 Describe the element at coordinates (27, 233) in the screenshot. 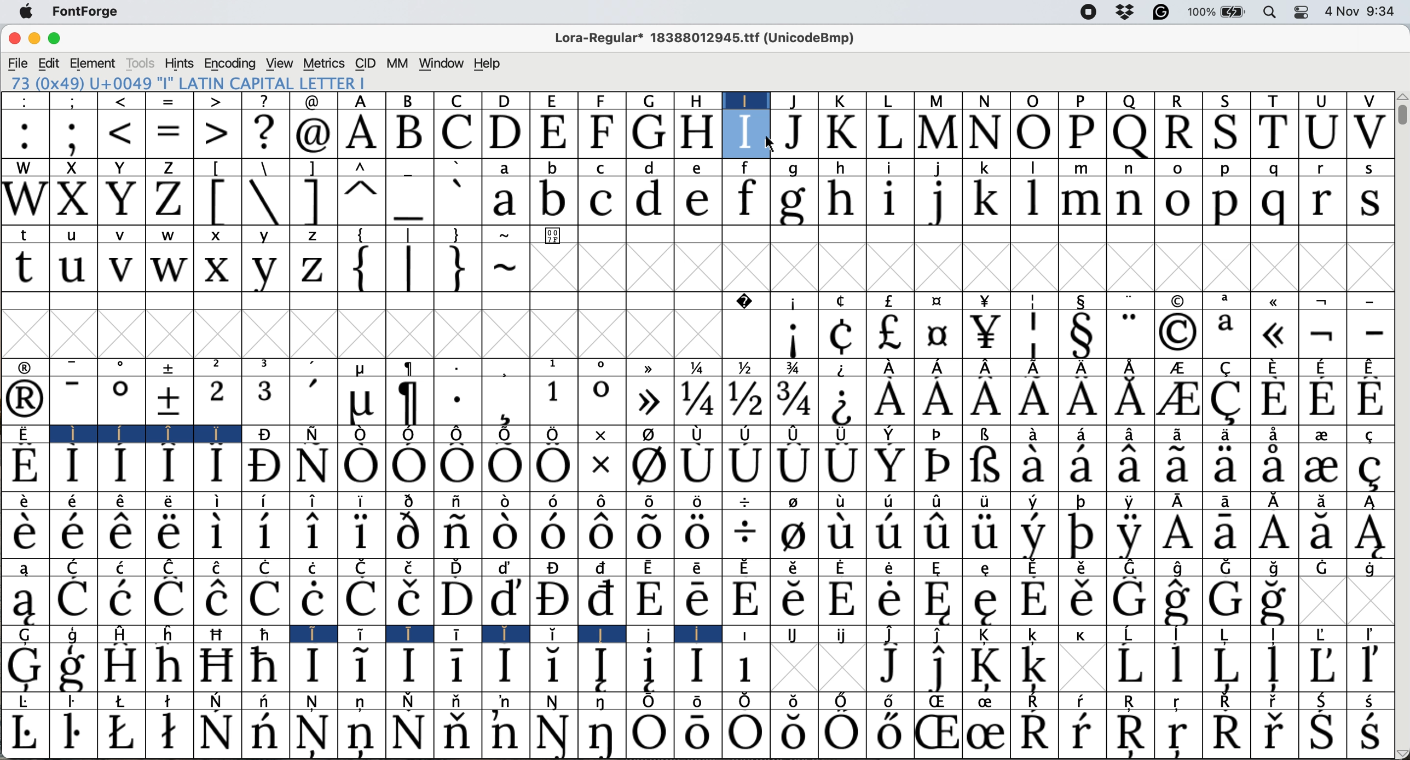

I see `t` at that location.